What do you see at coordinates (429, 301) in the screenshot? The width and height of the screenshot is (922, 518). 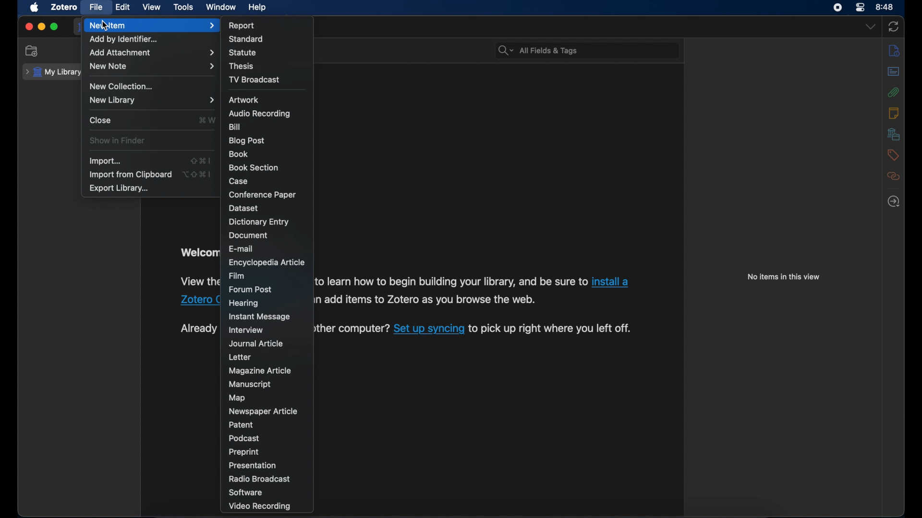 I see `software information` at bounding box center [429, 301].